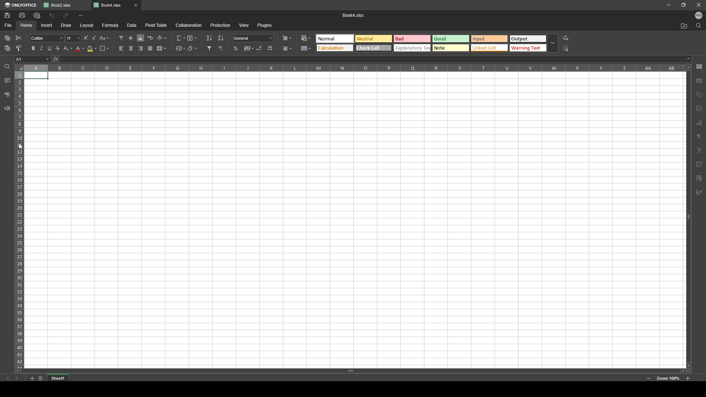  What do you see at coordinates (31, 48) in the screenshot?
I see `bold` at bounding box center [31, 48].